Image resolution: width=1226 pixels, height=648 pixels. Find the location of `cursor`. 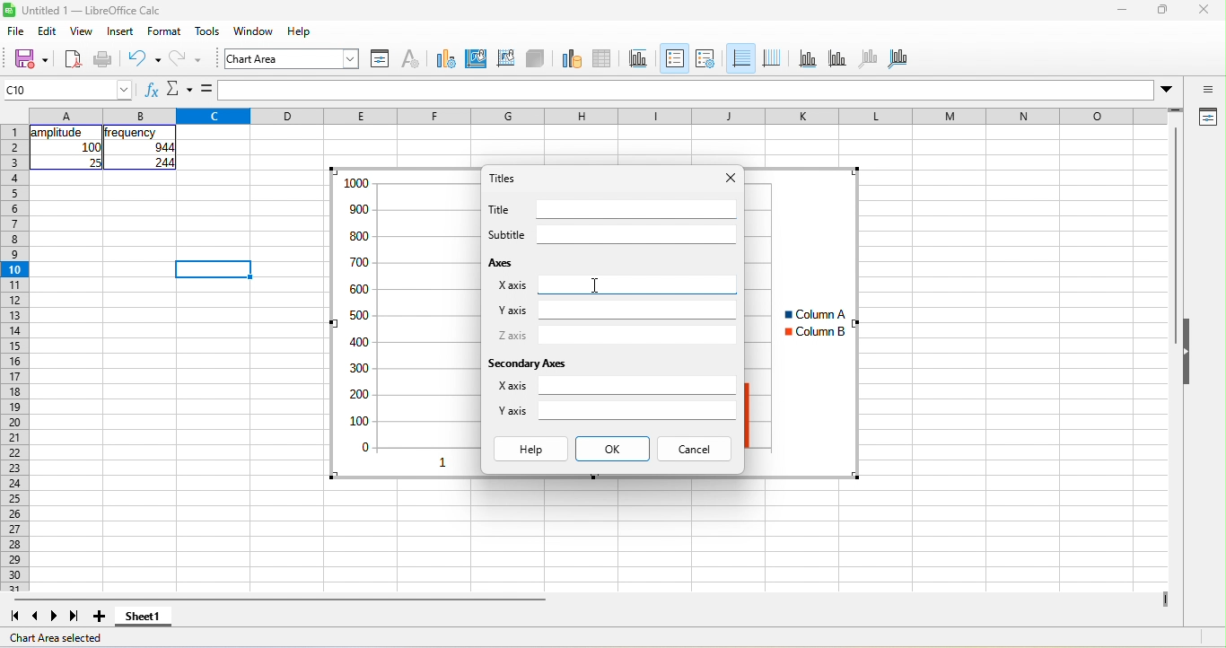

cursor is located at coordinates (595, 285).